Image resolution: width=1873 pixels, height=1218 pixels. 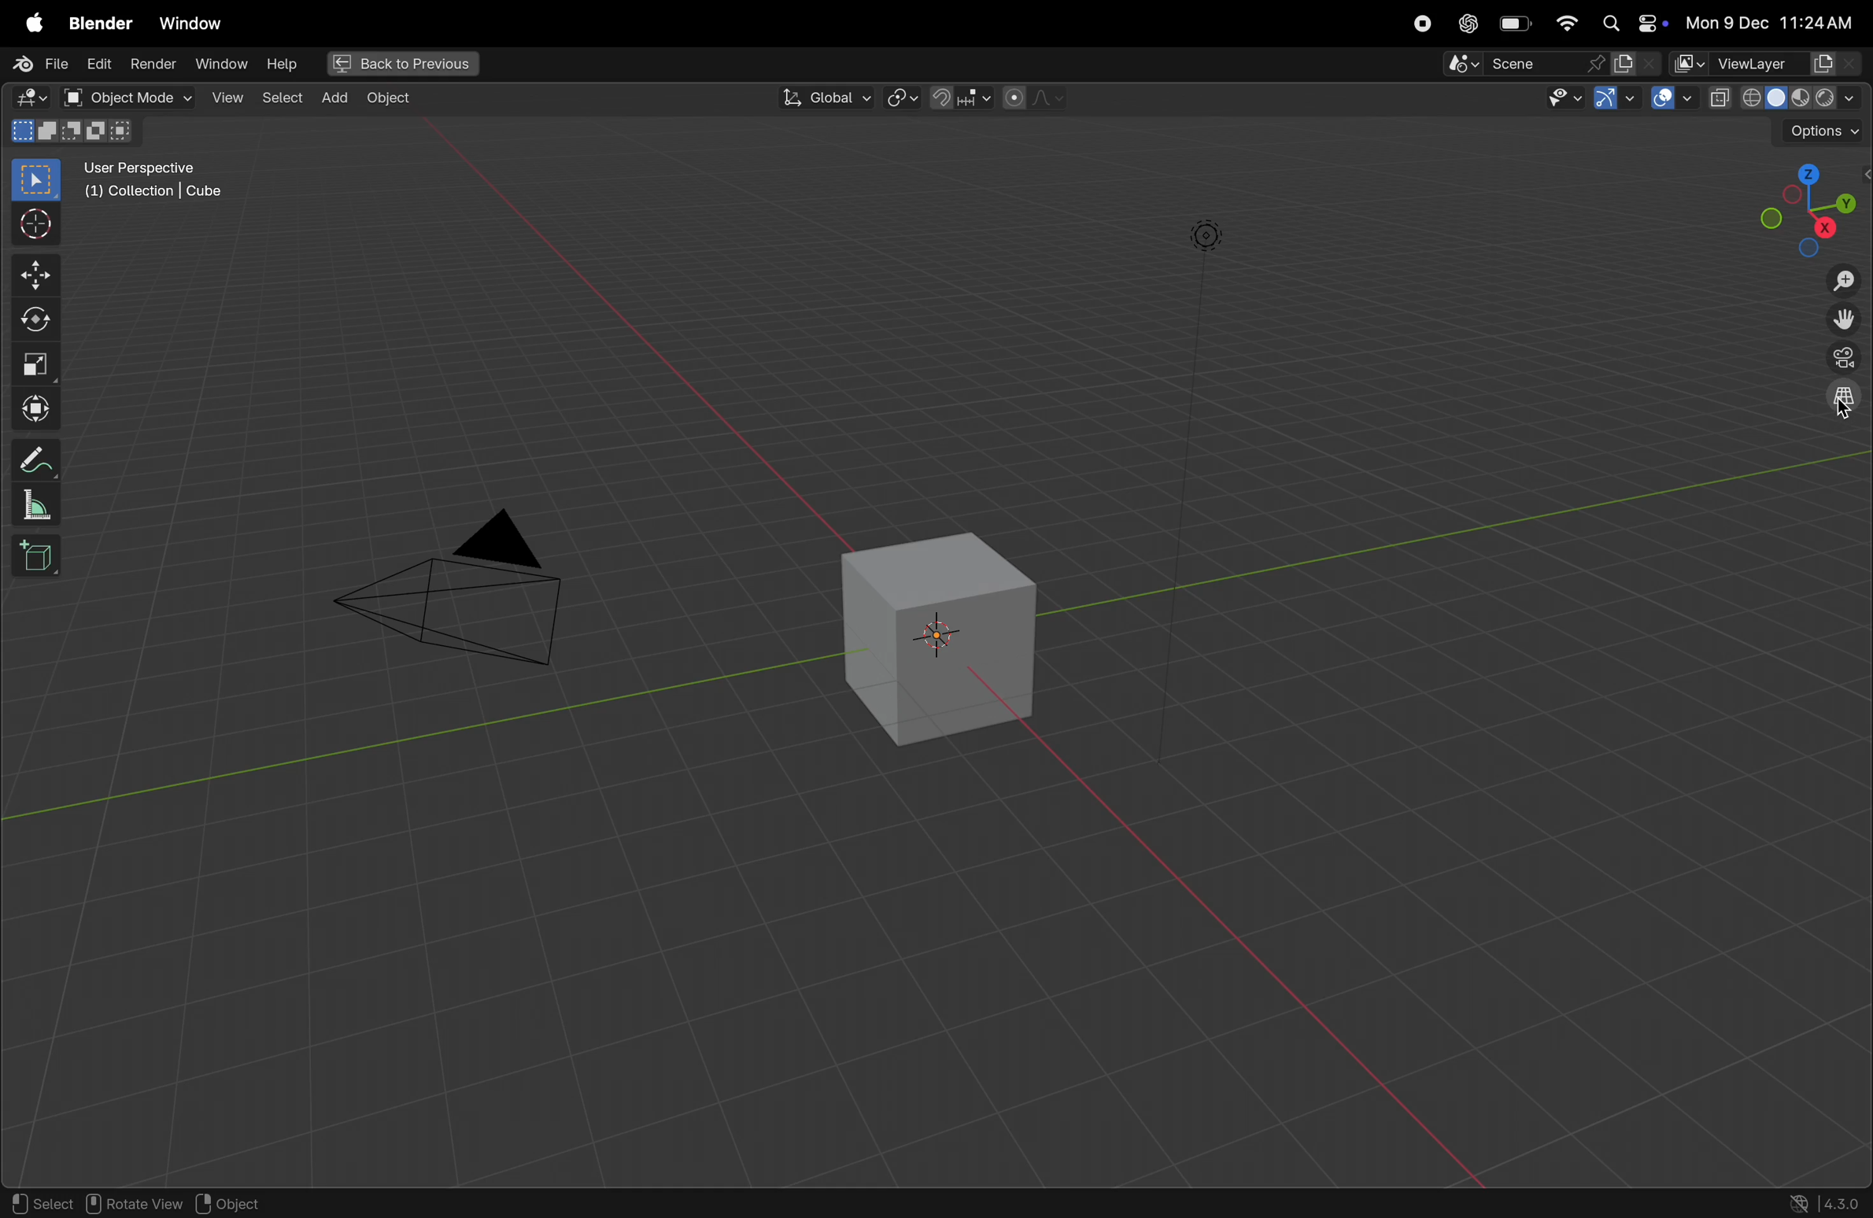 What do you see at coordinates (402, 63) in the screenshot?
I see `Back previous` at bounding box center [402, 63].